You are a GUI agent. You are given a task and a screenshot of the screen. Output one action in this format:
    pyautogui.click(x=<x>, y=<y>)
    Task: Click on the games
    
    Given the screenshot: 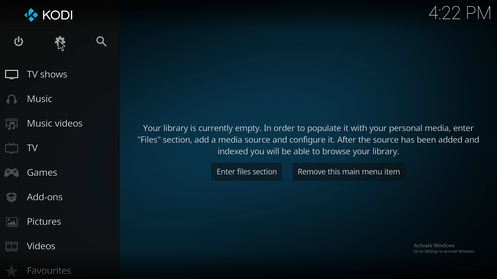 What is the action you would take?
    pyautogui.click(x=53, y=174)
    